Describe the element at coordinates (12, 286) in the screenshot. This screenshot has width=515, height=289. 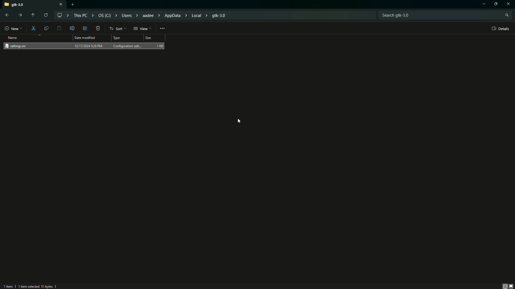
I see `0 Items` at that location.